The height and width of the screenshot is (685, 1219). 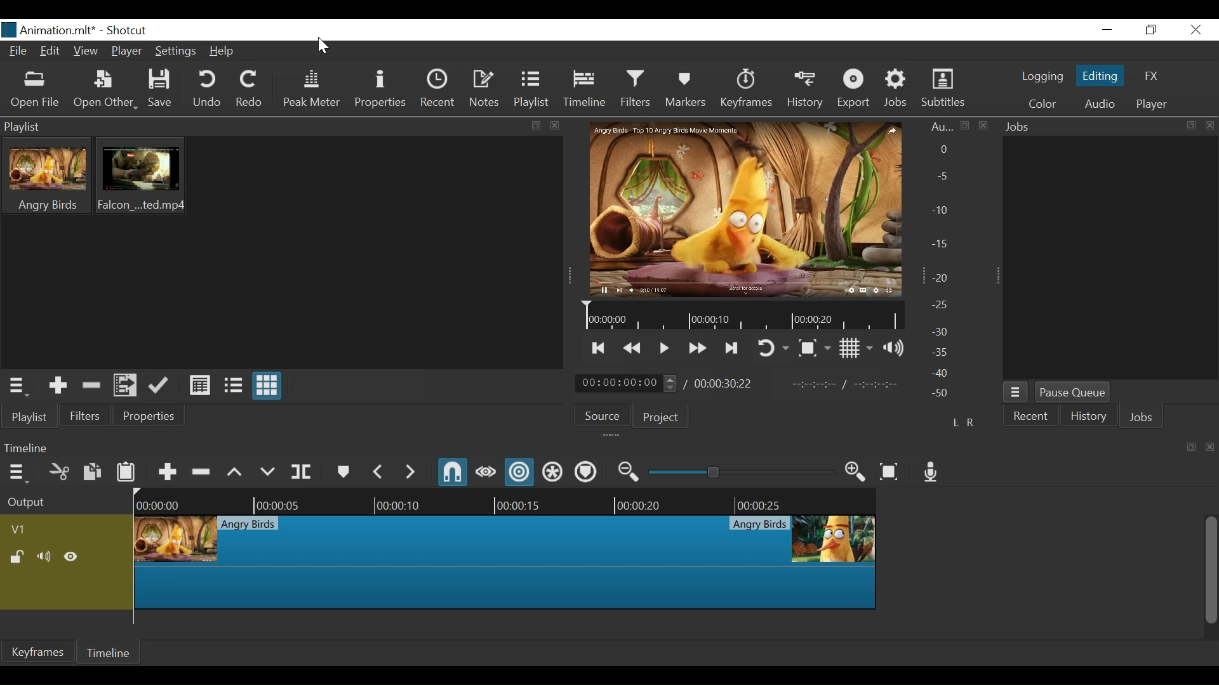 I want to click on Timeline, so click(x=586, y=89).